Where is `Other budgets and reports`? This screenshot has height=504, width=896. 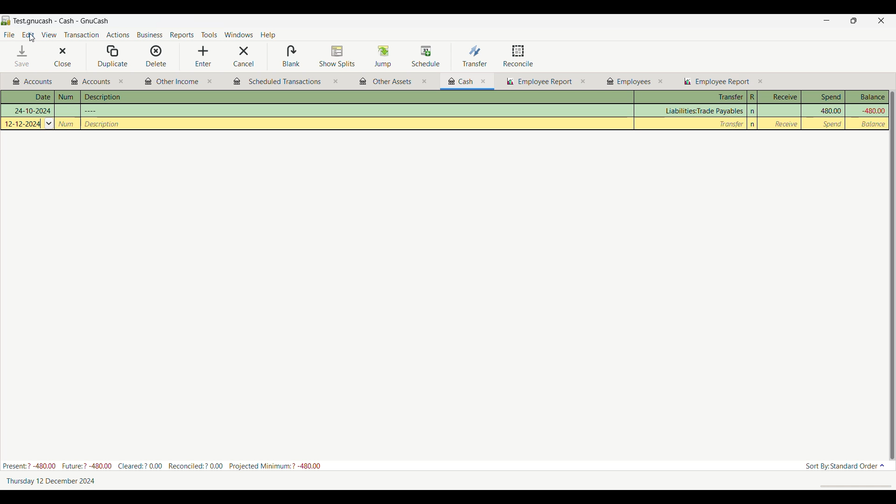 Other budgets and reports is located at coordinates (462, 82).